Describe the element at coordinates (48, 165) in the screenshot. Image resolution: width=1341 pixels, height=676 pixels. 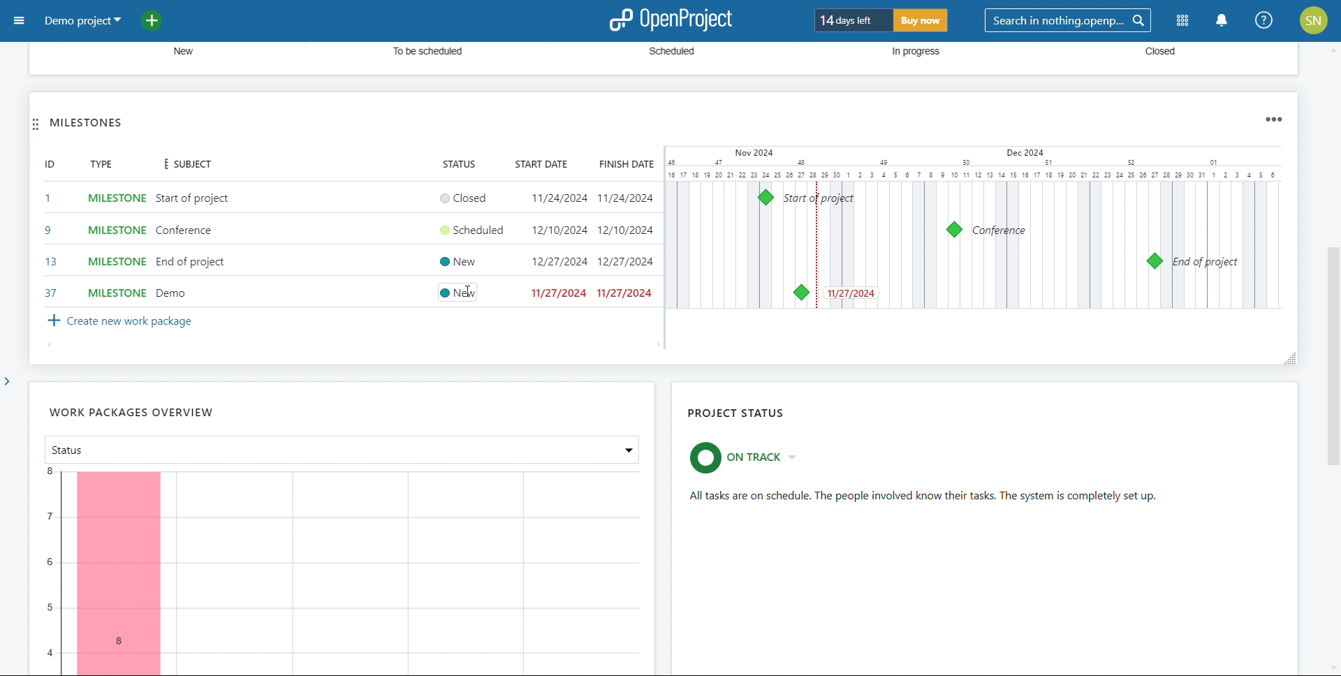
I see `id` at that location.